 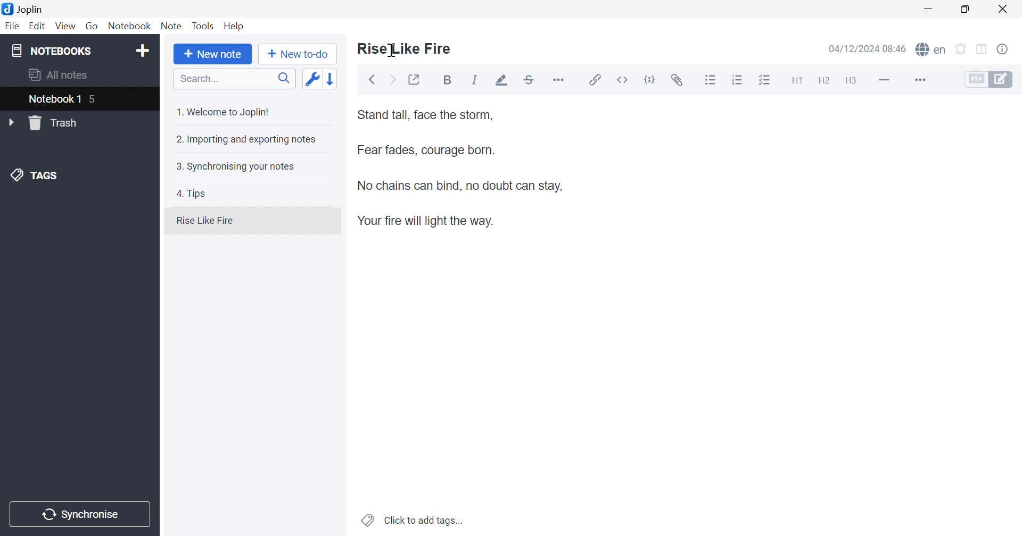 What do you see at coordinates (55, 124) in the screenshot?
I see `Trash` at bounding box center [55, 124].